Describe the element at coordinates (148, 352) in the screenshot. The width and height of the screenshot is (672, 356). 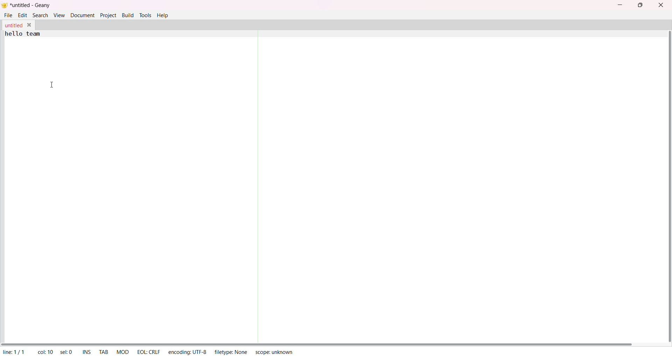
I see `EOL: CRLF` at that location.